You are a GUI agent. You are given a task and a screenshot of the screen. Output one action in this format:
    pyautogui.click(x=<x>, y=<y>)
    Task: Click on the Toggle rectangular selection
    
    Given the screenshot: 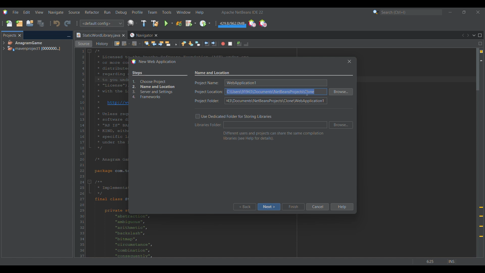 What is the action you would take?
    pyautogui.click(x=175, y=43)
    